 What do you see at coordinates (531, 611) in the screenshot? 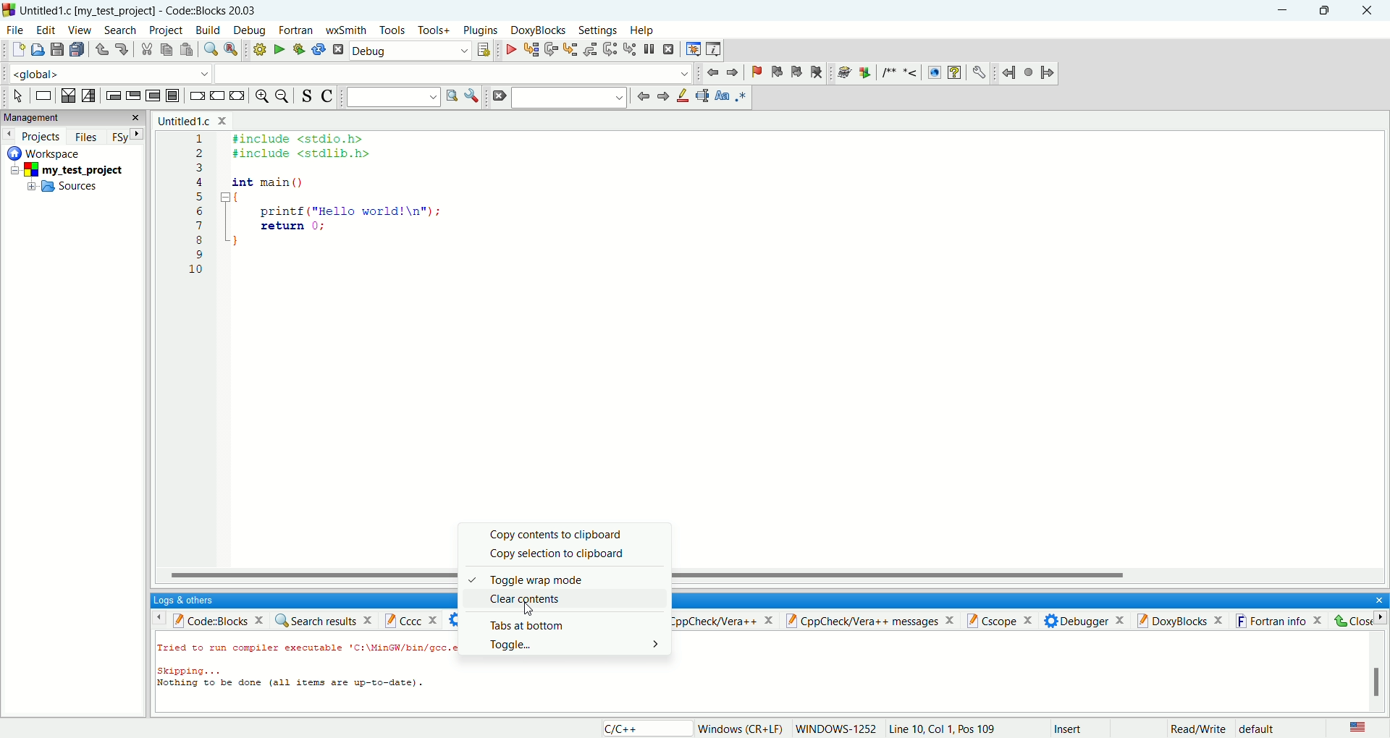
I see `Cursor` at bounding box center [531, 611].